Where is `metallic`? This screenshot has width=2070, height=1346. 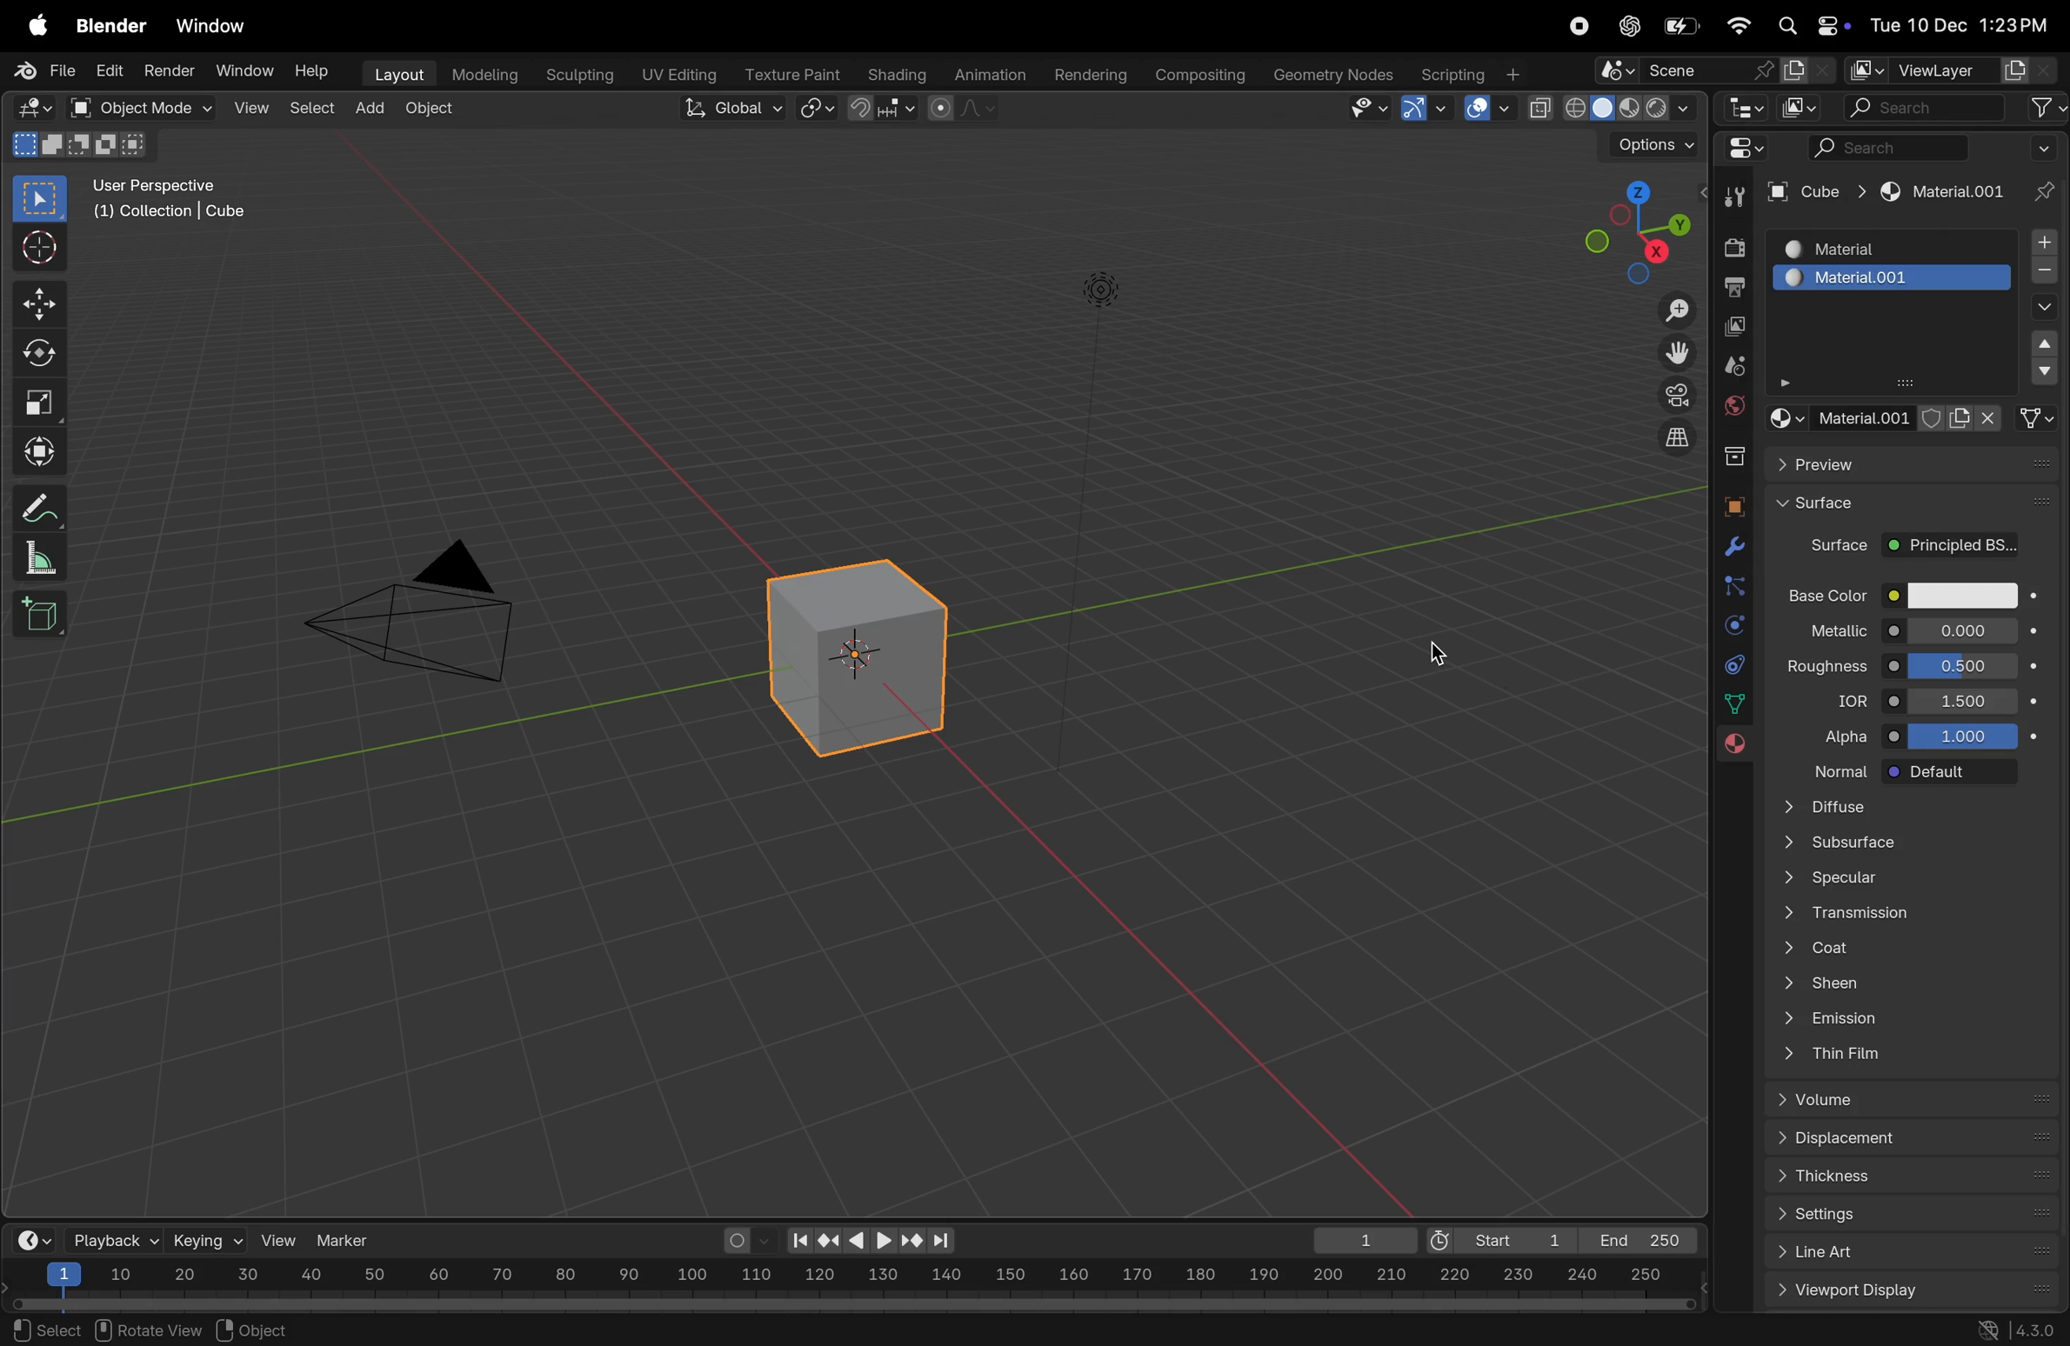
metallic is located at coordinates (1823, 628).